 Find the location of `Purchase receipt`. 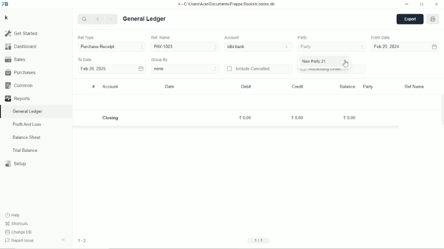

Purchase receipt is located at coordinates (111, 47).